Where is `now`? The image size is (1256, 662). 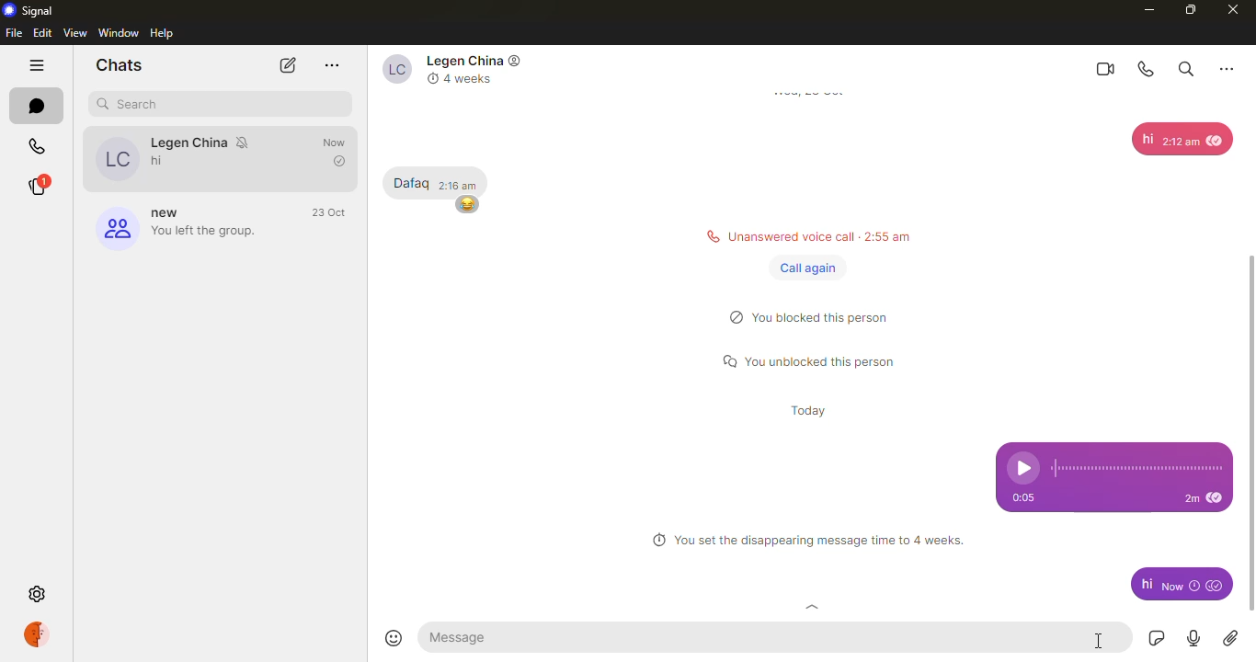 now is located at coordinates (337, 151).